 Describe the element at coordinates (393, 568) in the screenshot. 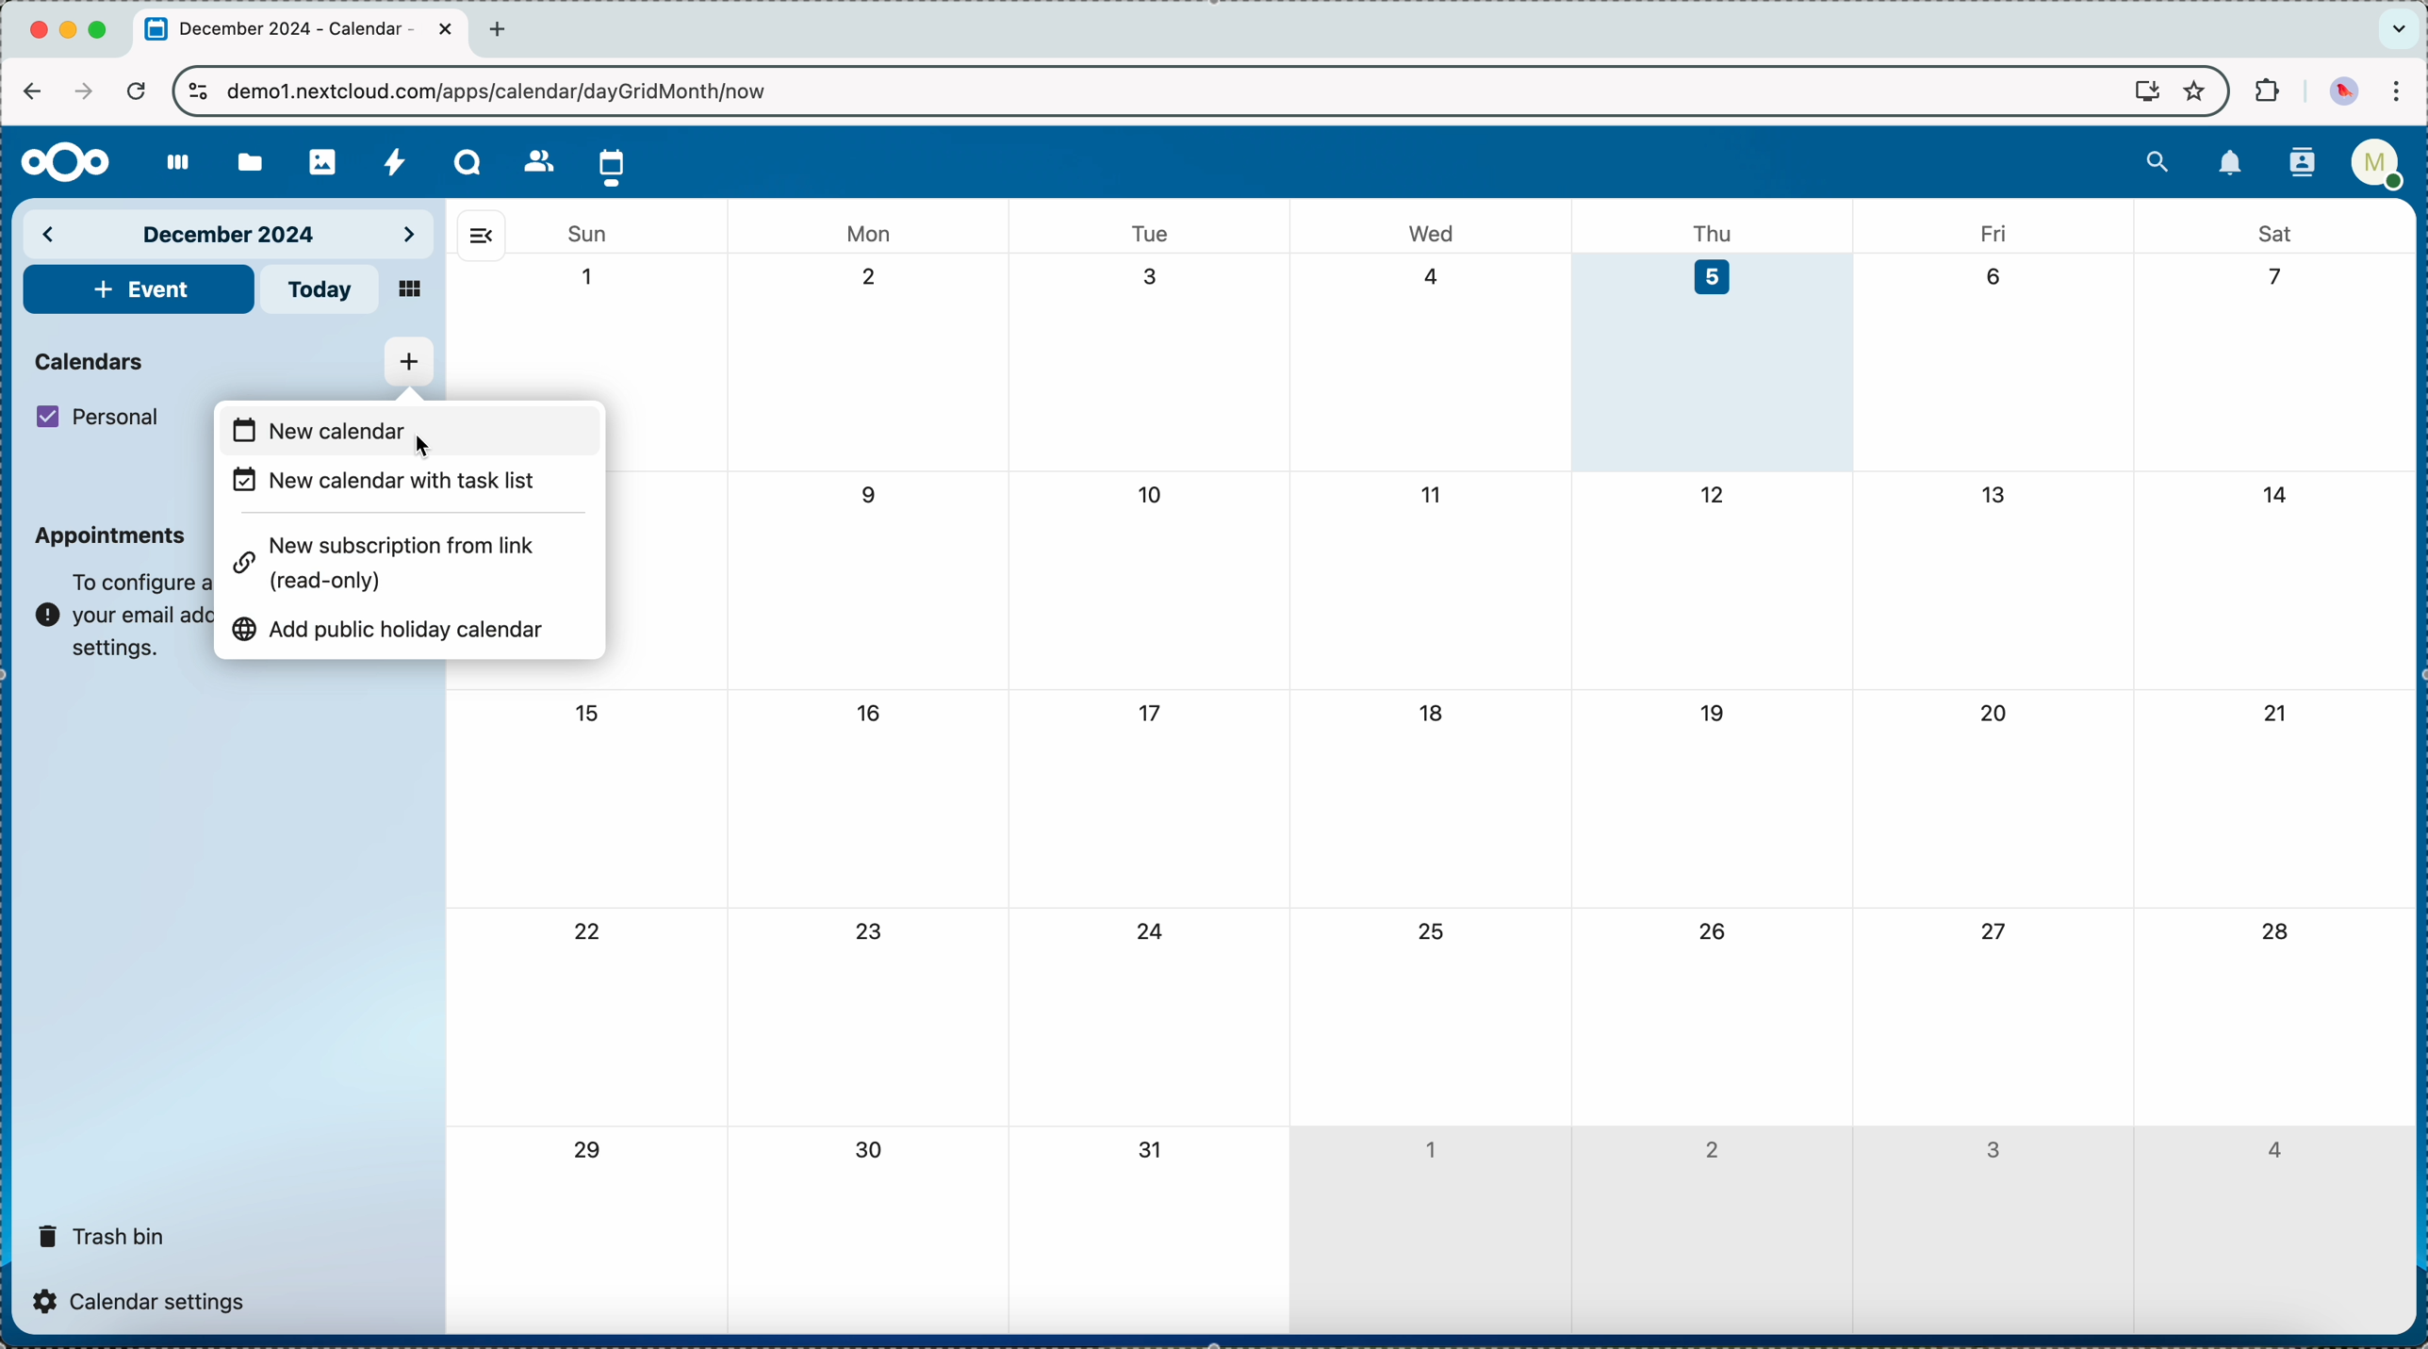

I see `new subscription from link` at that location.